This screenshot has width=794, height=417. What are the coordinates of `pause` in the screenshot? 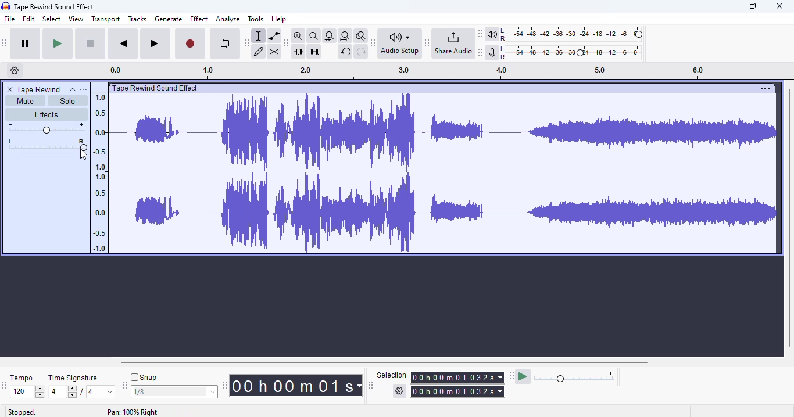 It's located at (26, 44).